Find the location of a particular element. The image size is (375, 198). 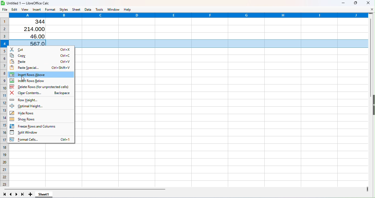

Format cells   Ctrl+1 is located at coordinates (41, 139).